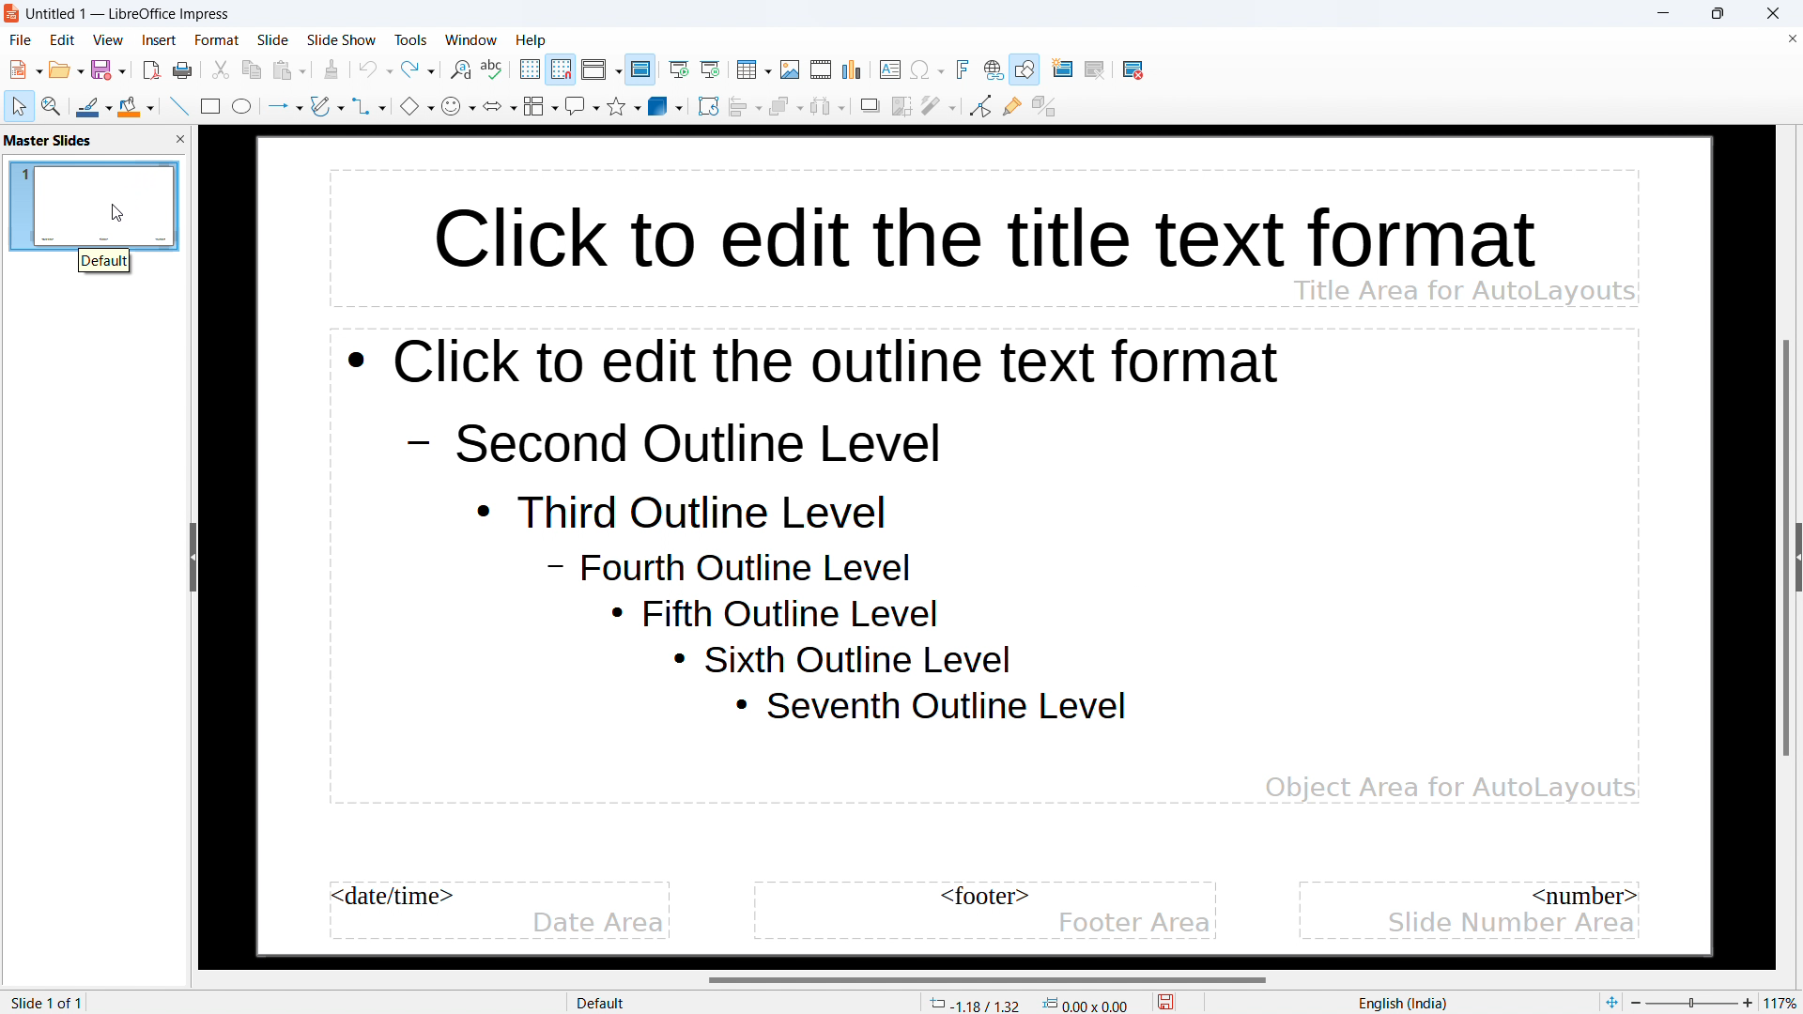 The width and height of the screenshot is (1803, 1014). Describe the element at coordinates (1783, 548) in the screenshot. I see `vertical scrollbar` at that location.